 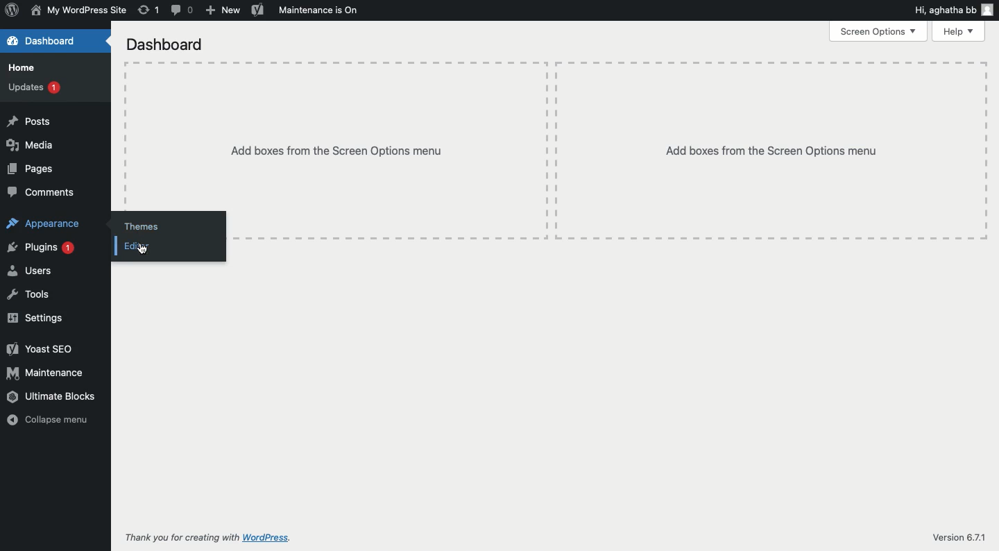 What do you see at coordinates (878, 31) in the screenshot?
I see `Screen options` at bounding box center [878, 31].